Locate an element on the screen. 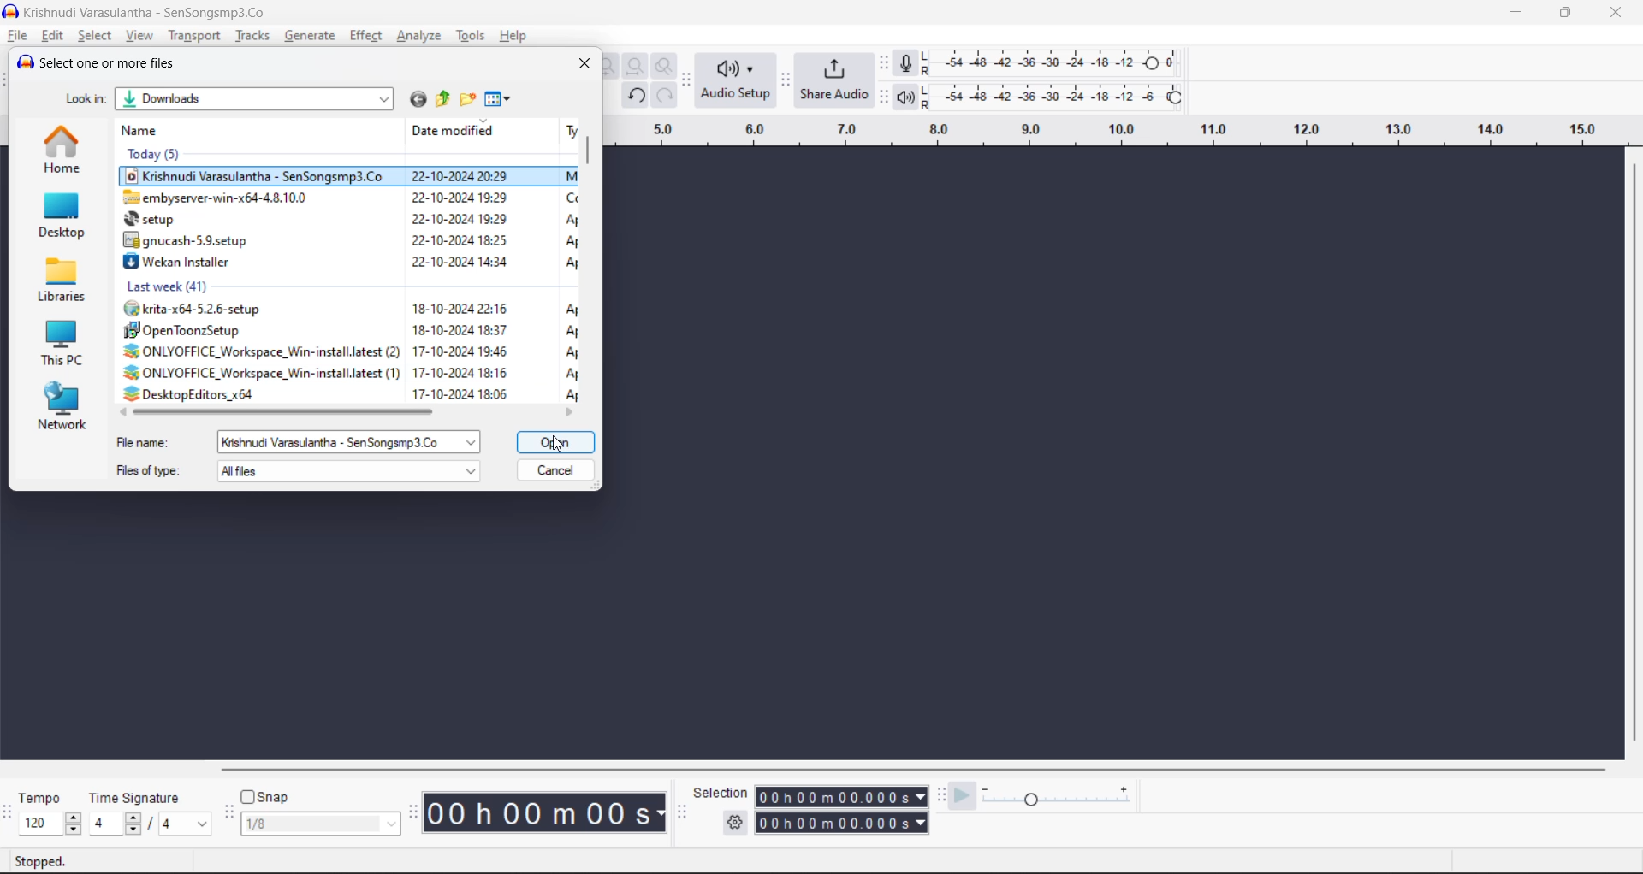  cancel is located at coordinates (558, 469).